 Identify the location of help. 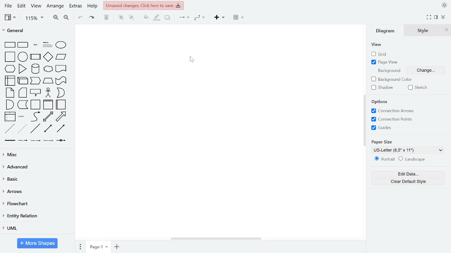
(94, 6).